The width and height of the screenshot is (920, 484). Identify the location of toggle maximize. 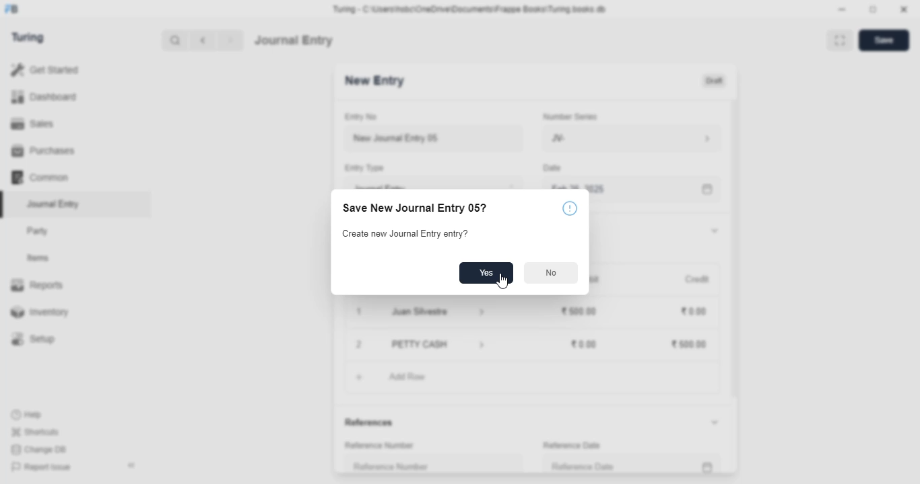
(873, 9).